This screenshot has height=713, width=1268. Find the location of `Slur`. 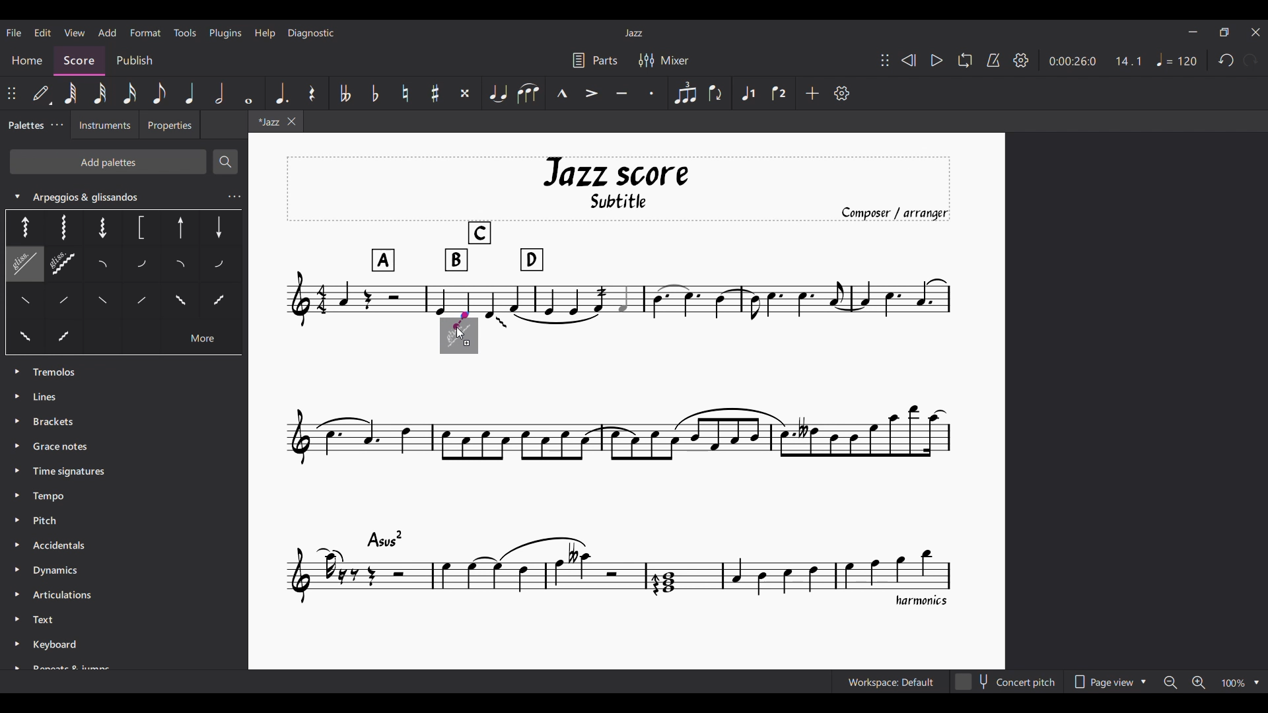

Slur is located at coordinates (528, 93).